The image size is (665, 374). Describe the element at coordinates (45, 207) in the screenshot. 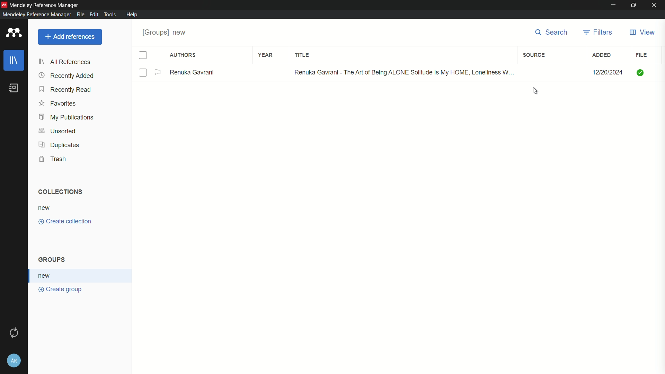

I see `new` at that location.